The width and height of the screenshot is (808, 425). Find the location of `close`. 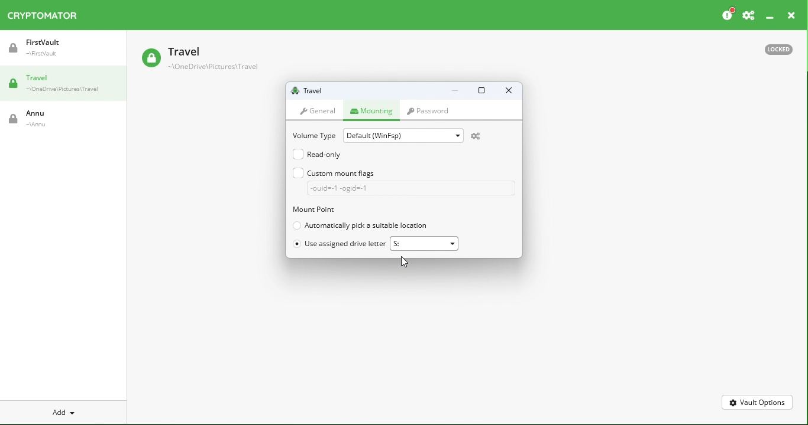

close is located at coordinates (793, 14).